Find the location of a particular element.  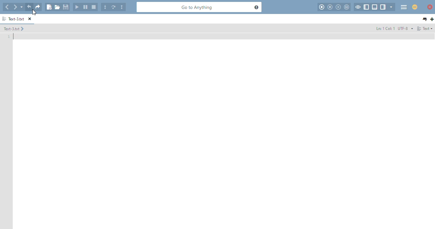

pause the currently running application is located at coordinates (85, 7).